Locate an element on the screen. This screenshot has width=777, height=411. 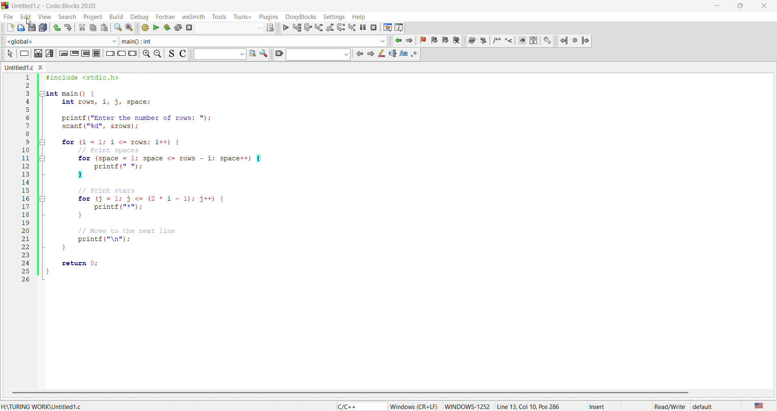
cut is located at coordinates (80, 28).